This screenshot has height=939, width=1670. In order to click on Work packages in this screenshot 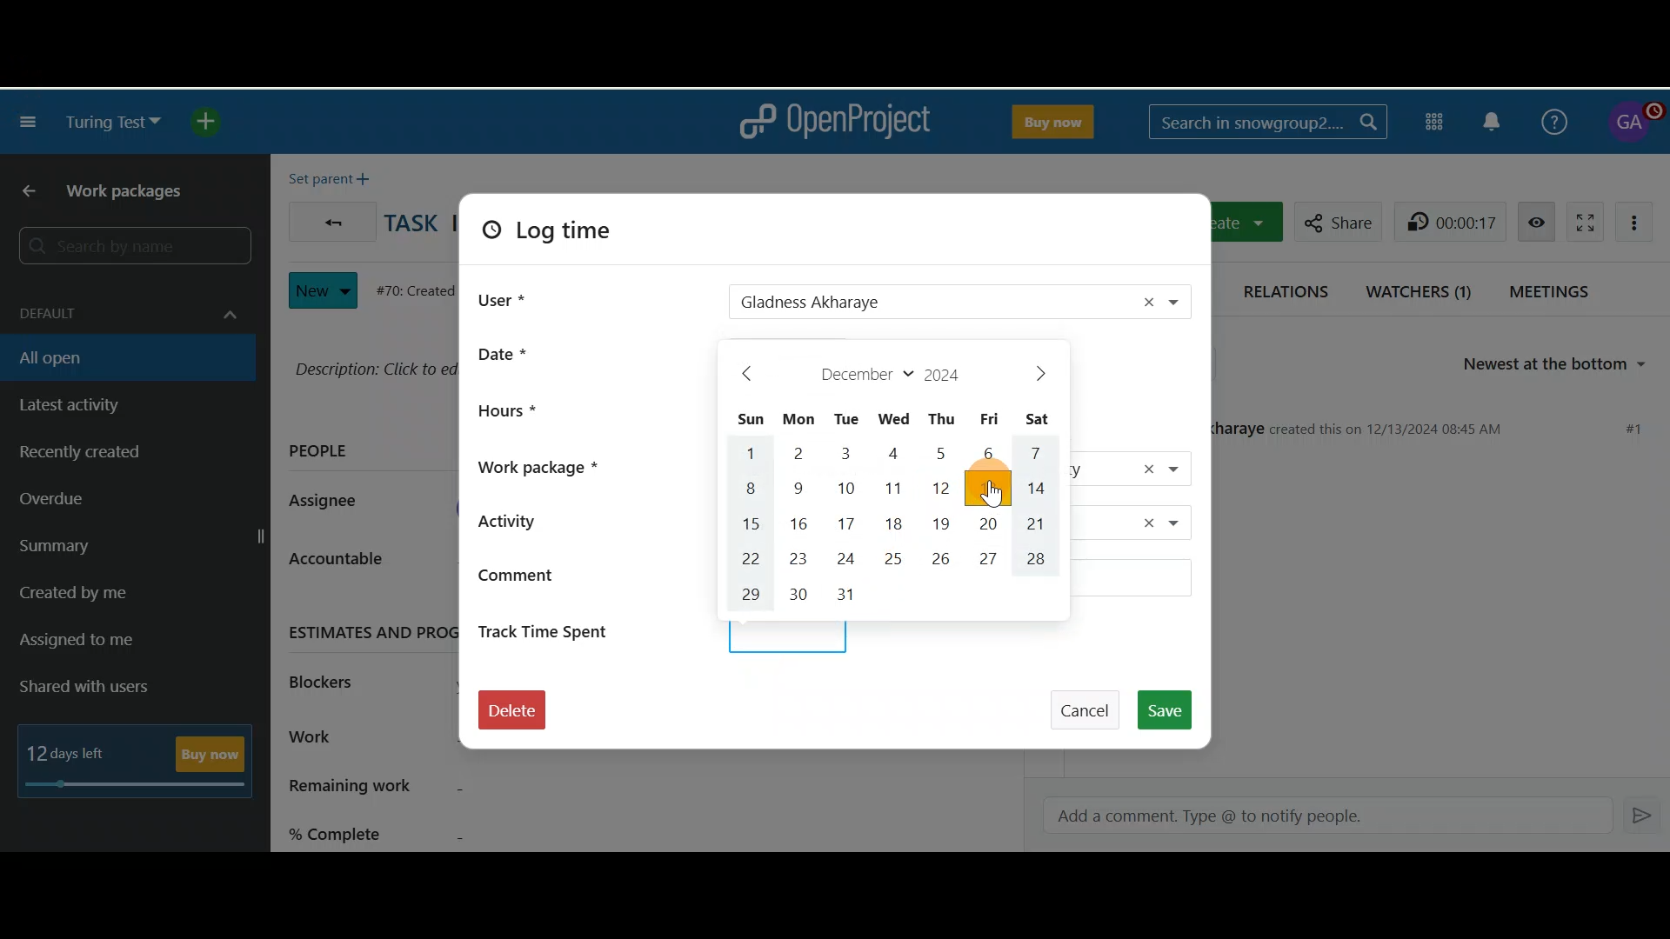, I will do `click(132, 195)`.